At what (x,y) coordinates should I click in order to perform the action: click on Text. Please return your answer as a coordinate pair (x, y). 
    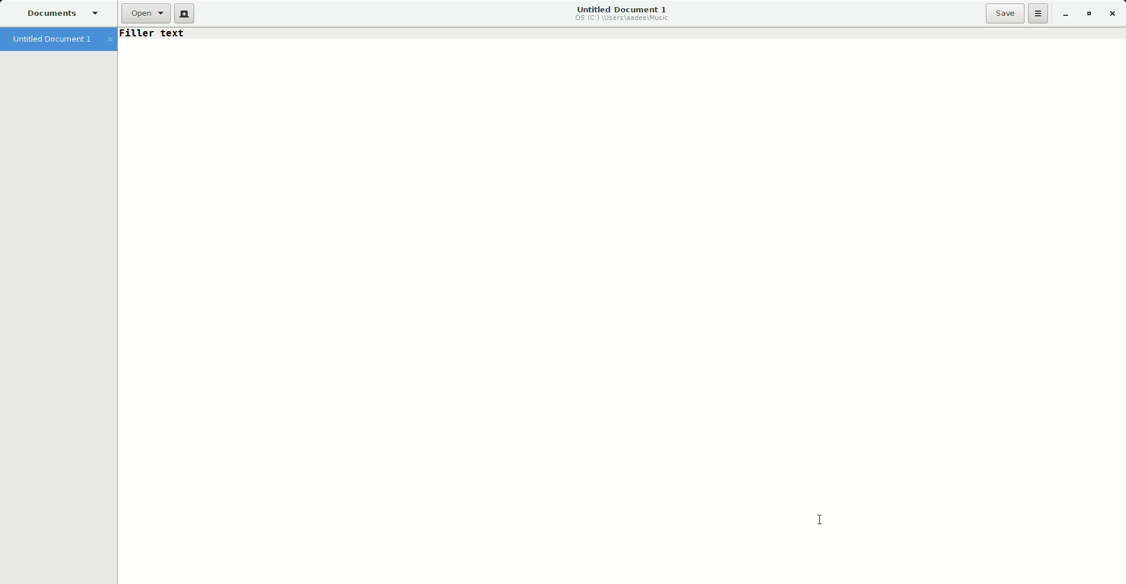
    Looking at the image, I should click on (152, 33).